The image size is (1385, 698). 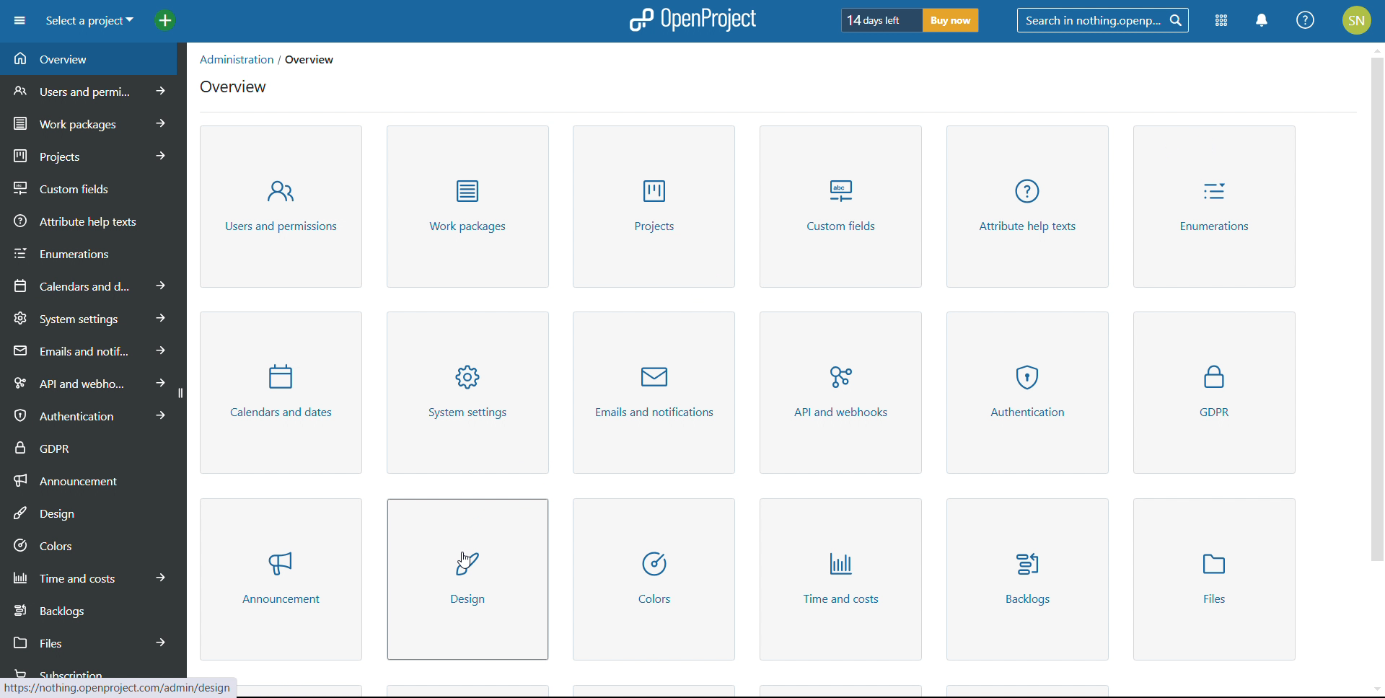 I want to click on api and webhooks, so click(x=87, y=381).